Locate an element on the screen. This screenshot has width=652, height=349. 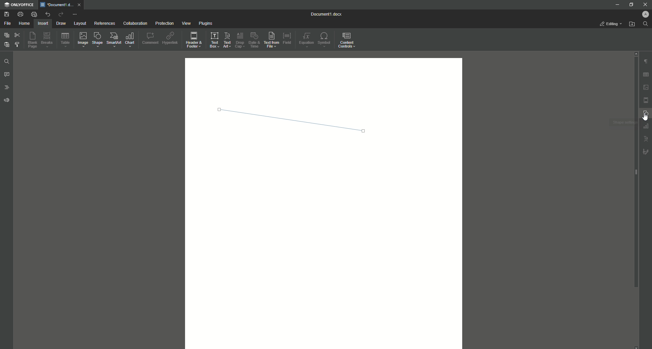
Redo is located at coordinates (60, 15).